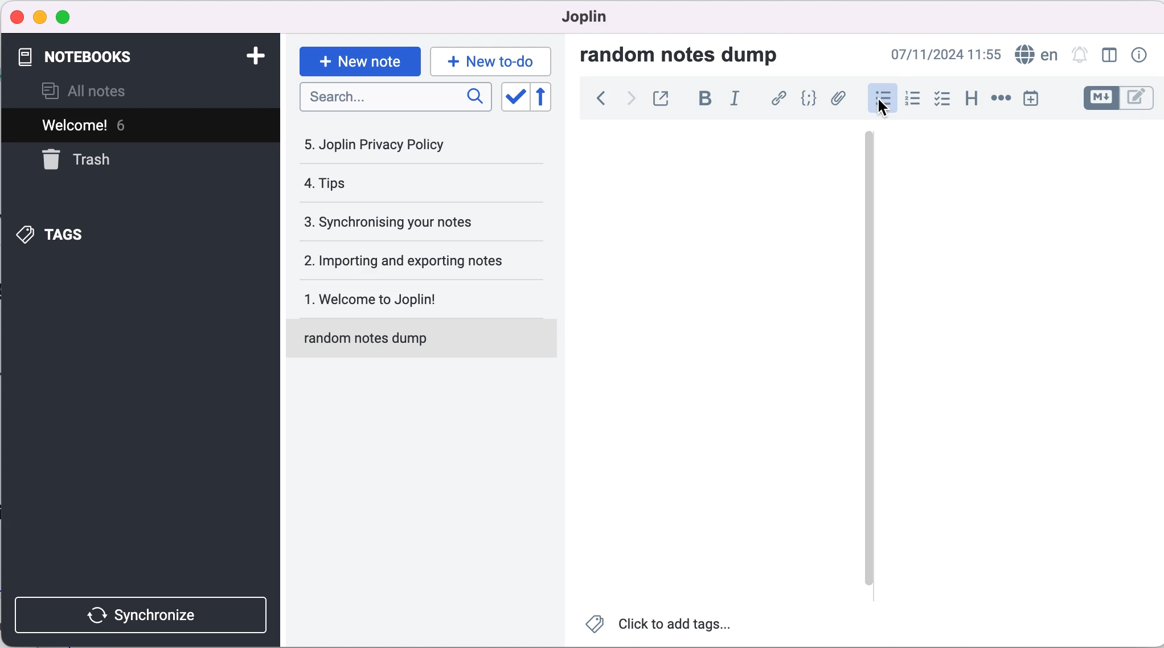 Image resolution: width=1164 pixels, height=648 pixels. I want to click on numbered list, so click(910, 99).